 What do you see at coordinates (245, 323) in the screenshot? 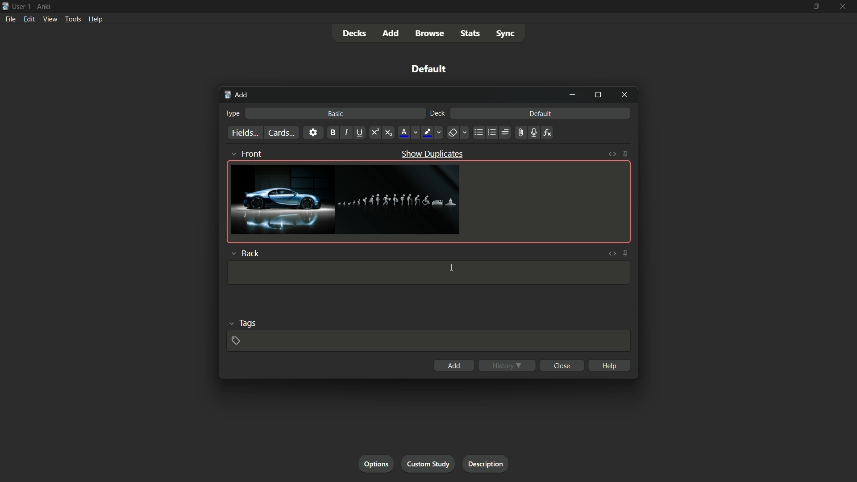
I see `tags` at bounding box center [245, 323].